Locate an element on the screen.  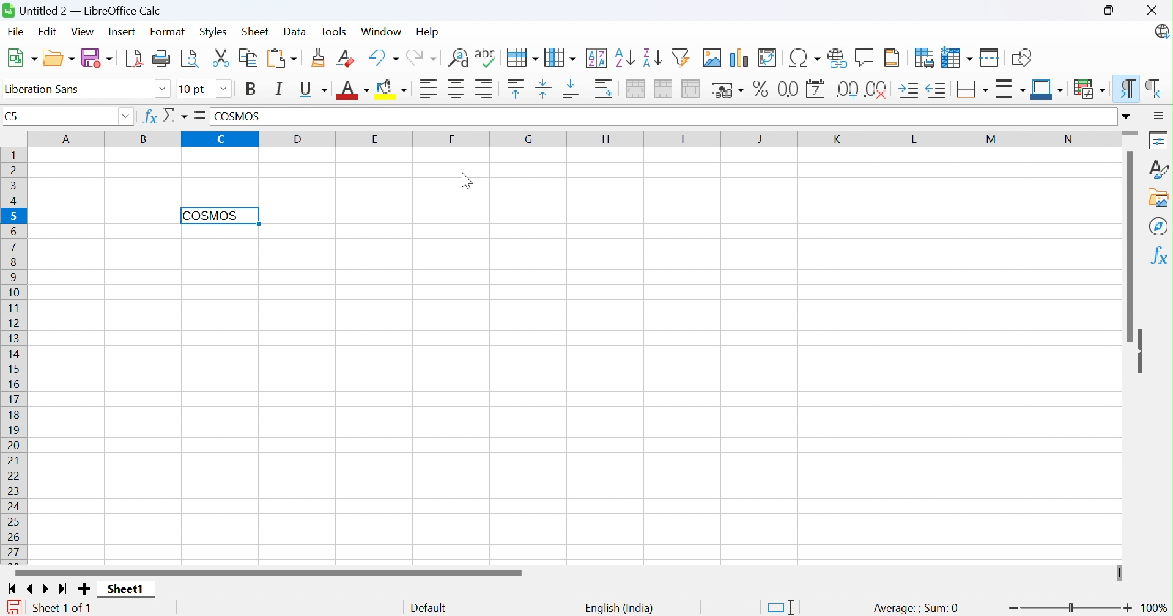
Data is located at coordinates (294, 32).